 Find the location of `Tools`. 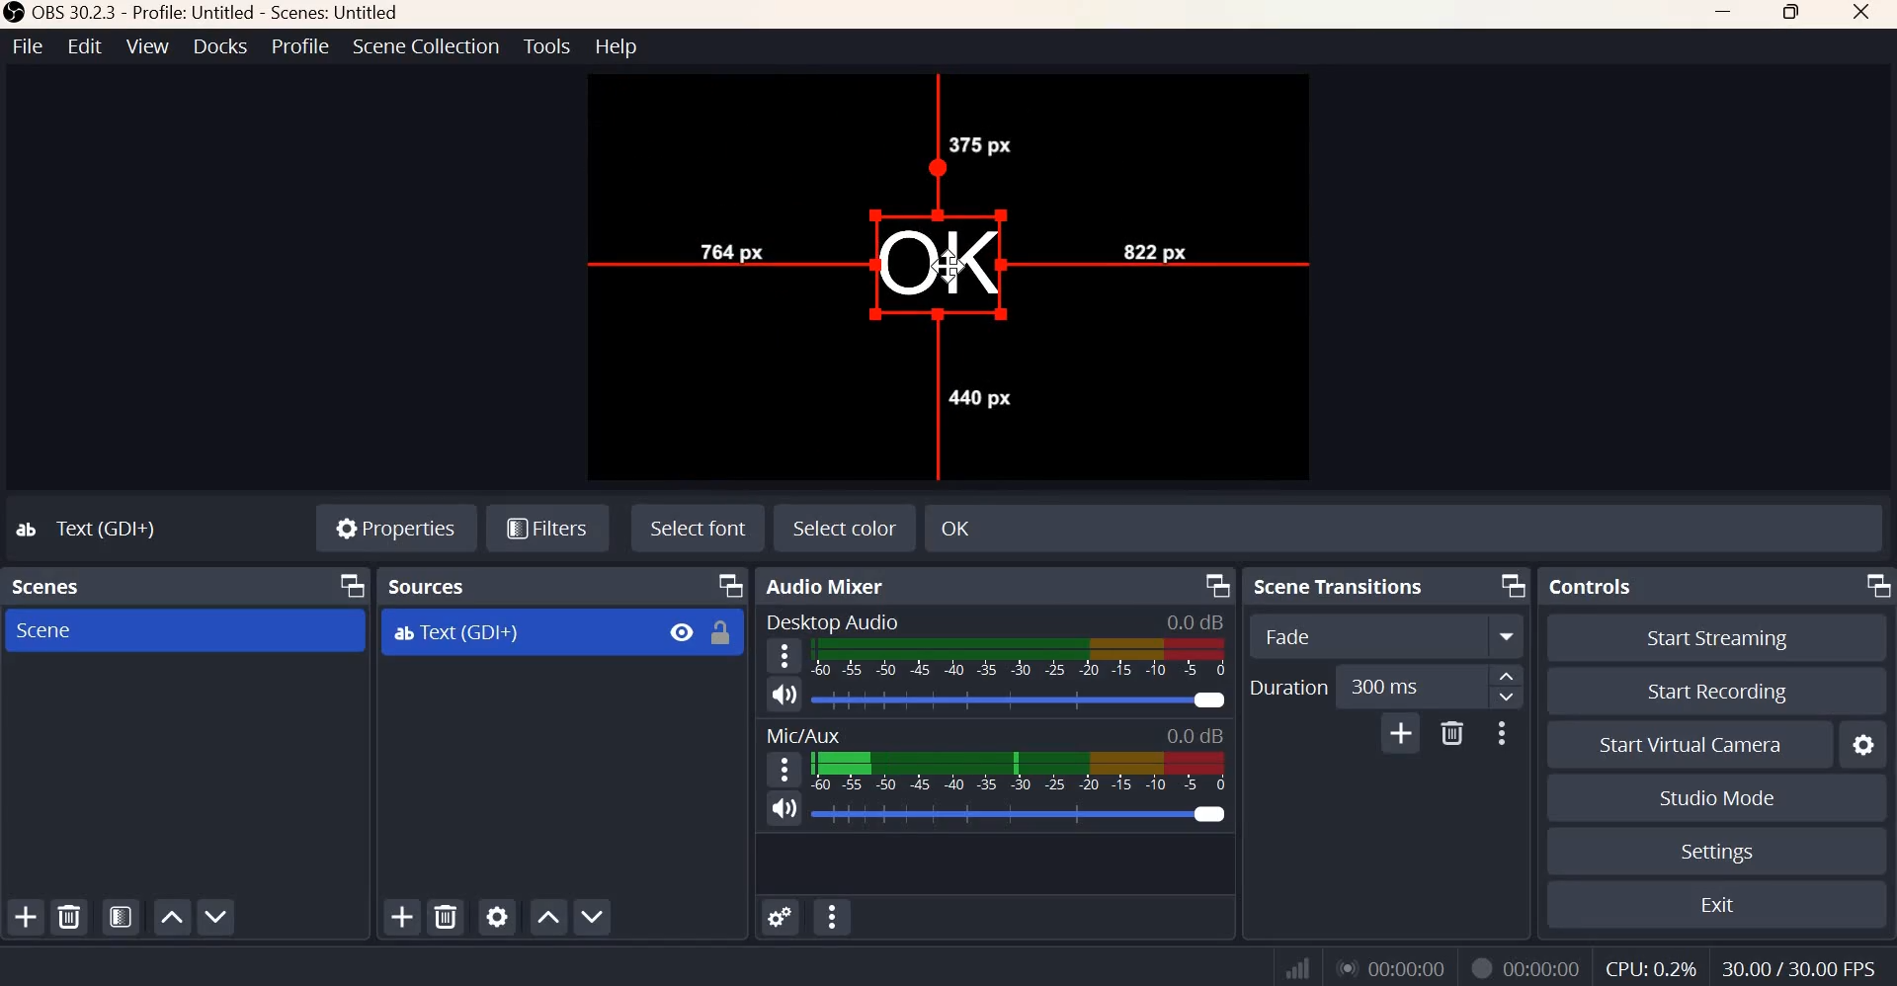

Tools is located at coordinates (548, 45).